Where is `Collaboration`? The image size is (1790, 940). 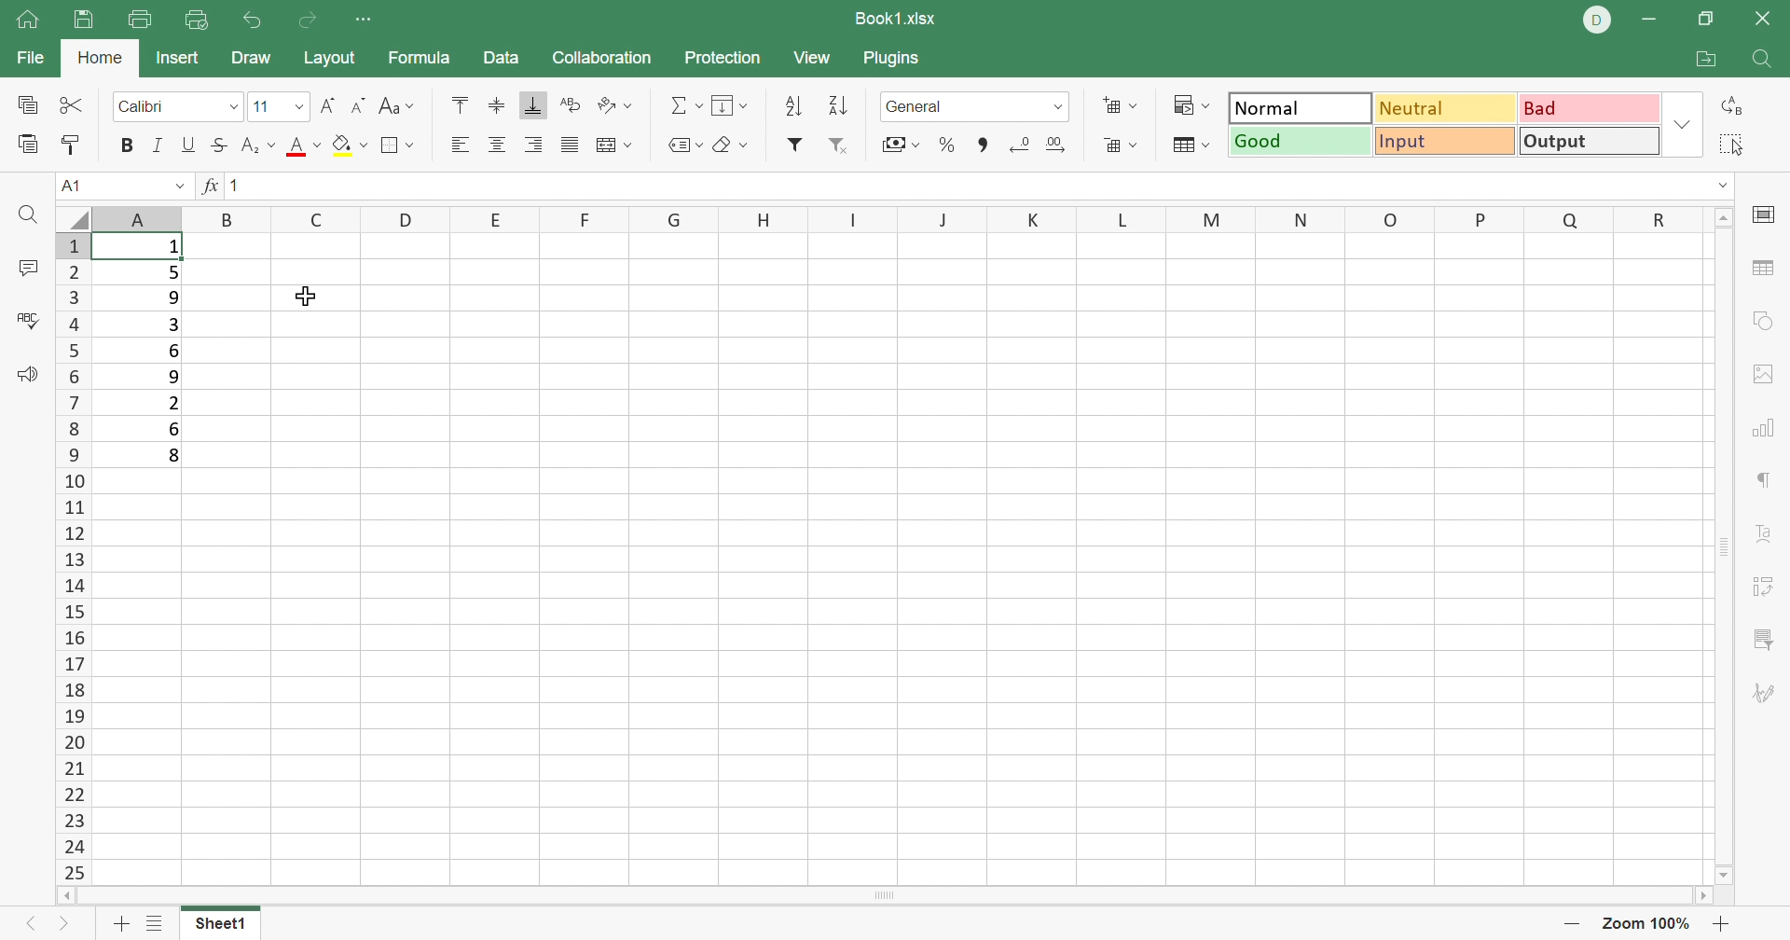 Collaboration is located at coordinates (605, 60).